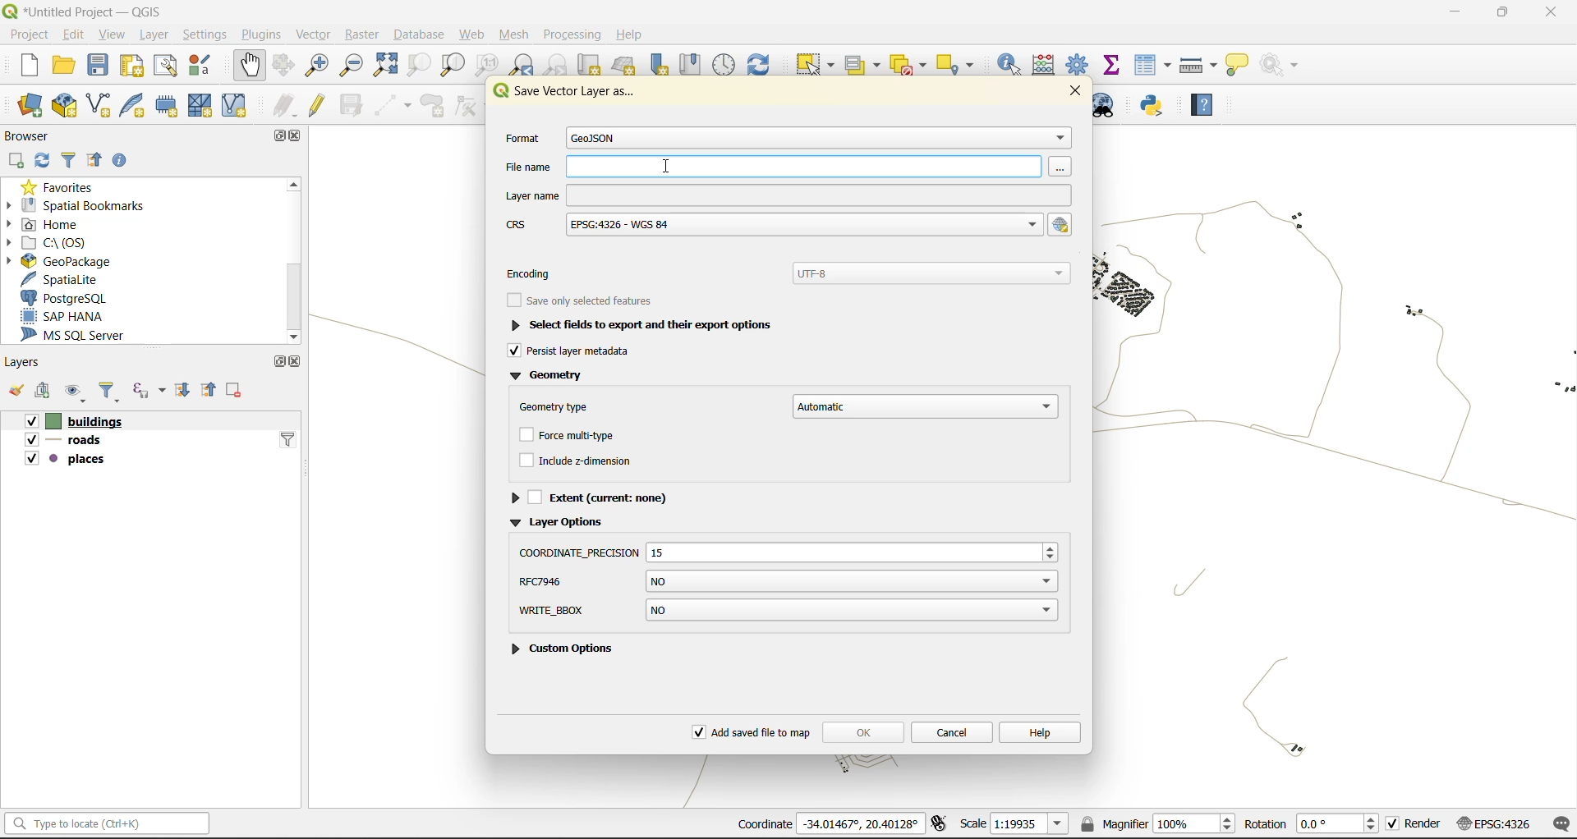 The image size is (1577, 839). What do you see at coordinates (212, 390) in the screenshot?
I see `collapse all` at bounding box center [212, 390].